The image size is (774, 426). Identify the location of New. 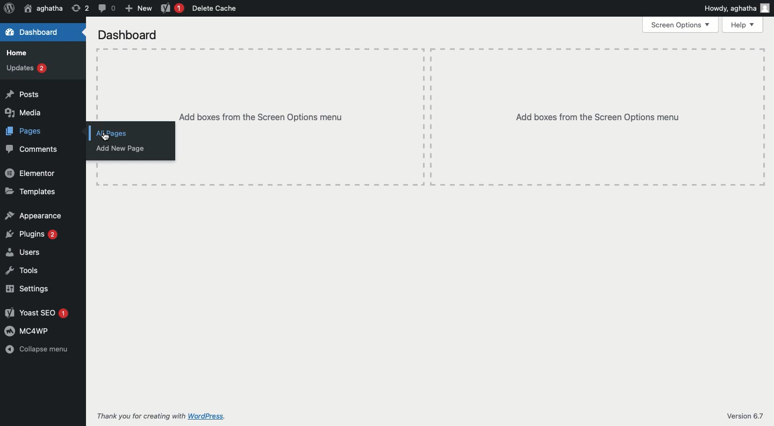
(139, 7).